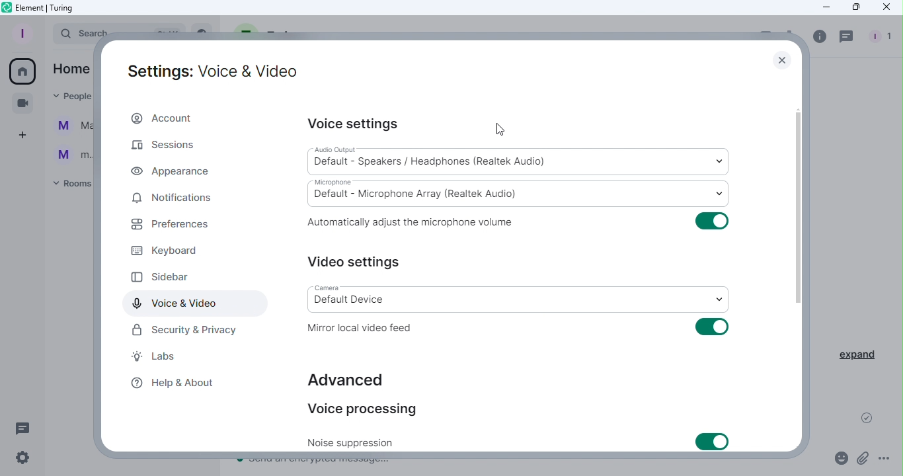 This screenshot has width=903, height=476. What do you see at coordinates (175, 251) in the screenshot?
I see `Keyboard` at bounding box center [175, 251].